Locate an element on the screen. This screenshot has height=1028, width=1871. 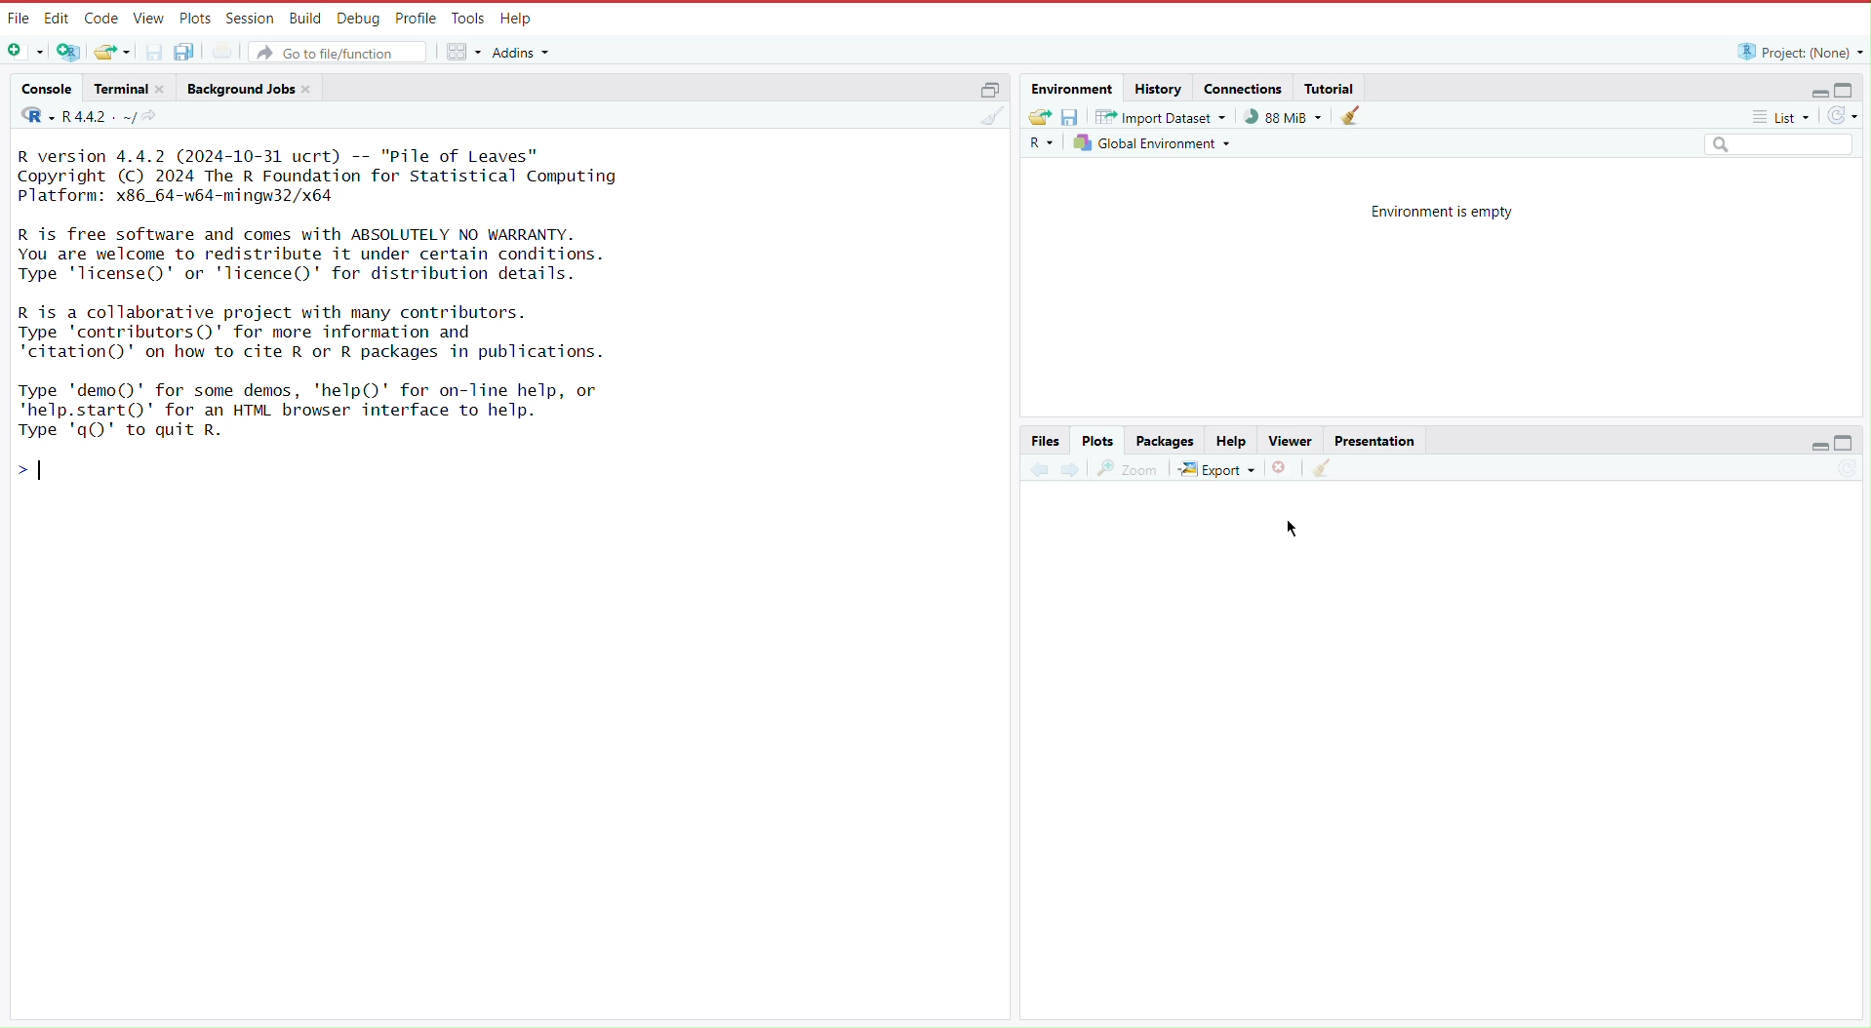
Tools is located at coordinates (465, 20).